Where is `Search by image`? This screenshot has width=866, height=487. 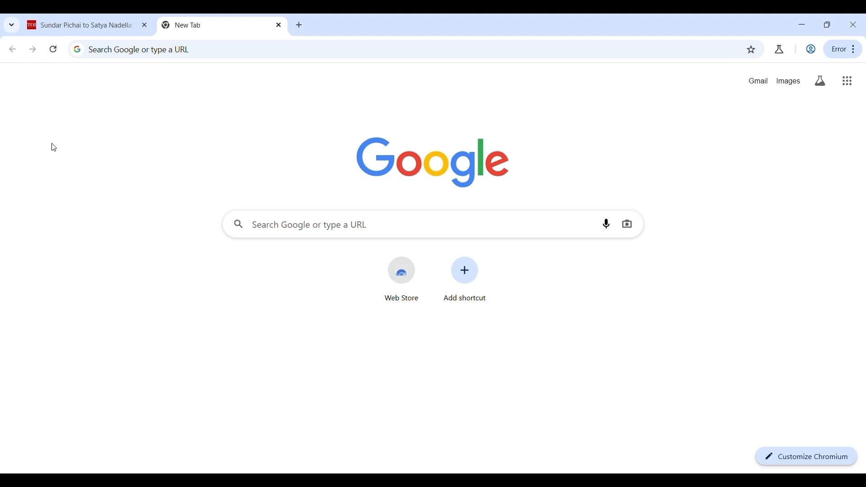 Search by image is located at coordinates (627, 224).